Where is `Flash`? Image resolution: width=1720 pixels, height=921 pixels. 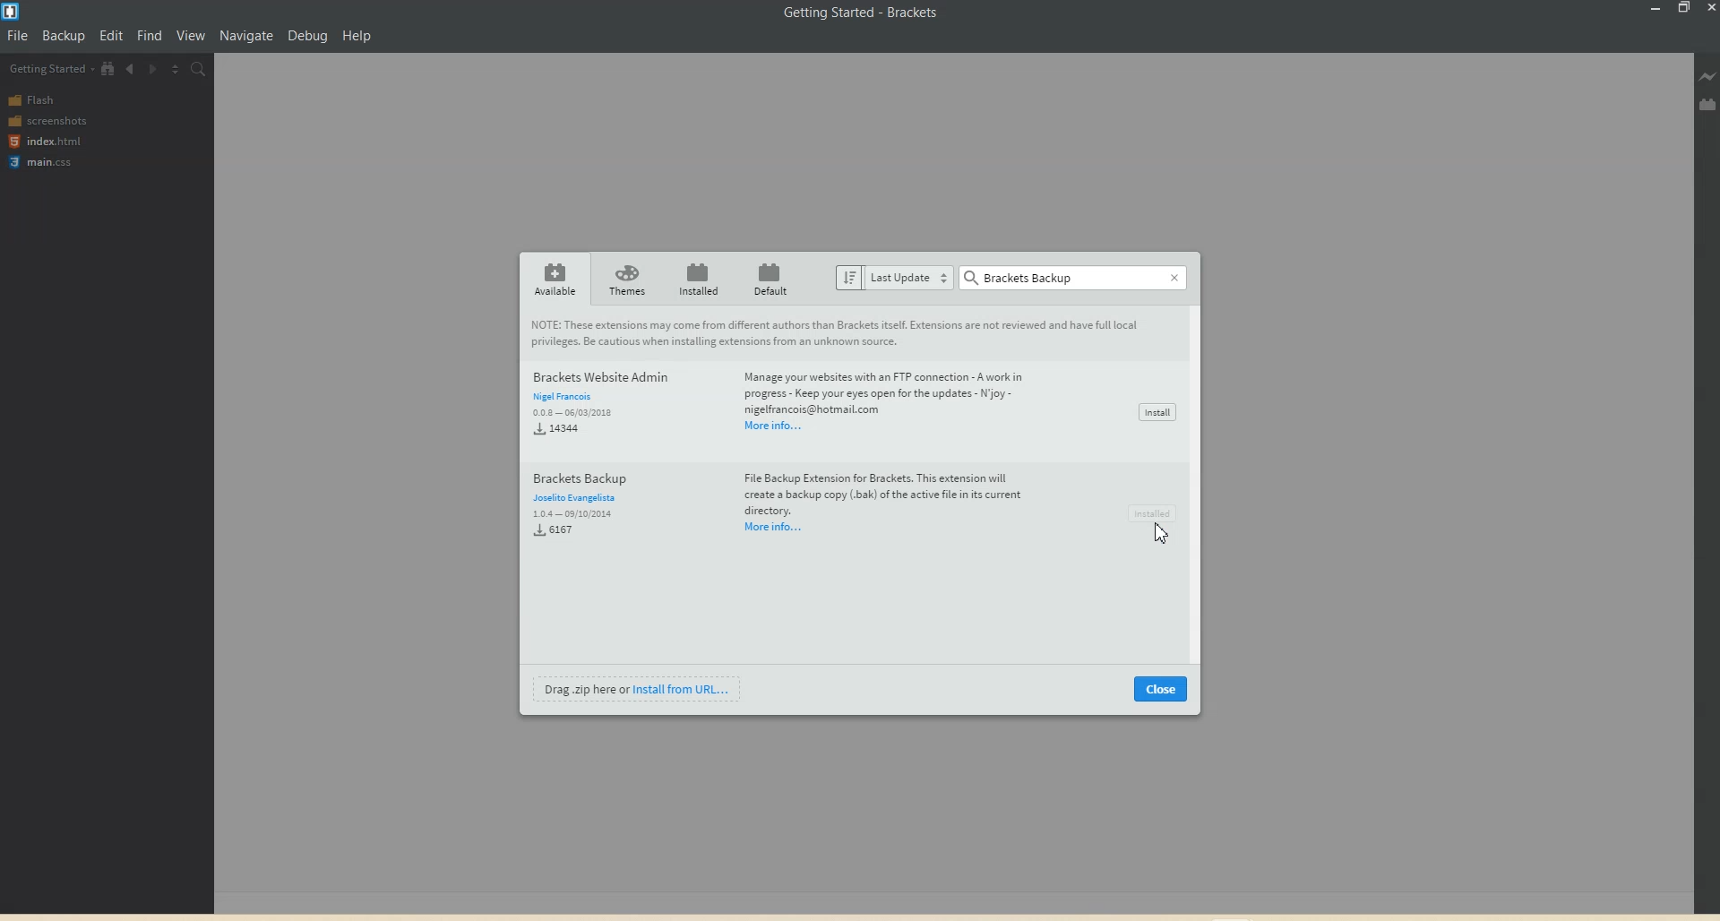
Flash is located at coordinates (36, 99).